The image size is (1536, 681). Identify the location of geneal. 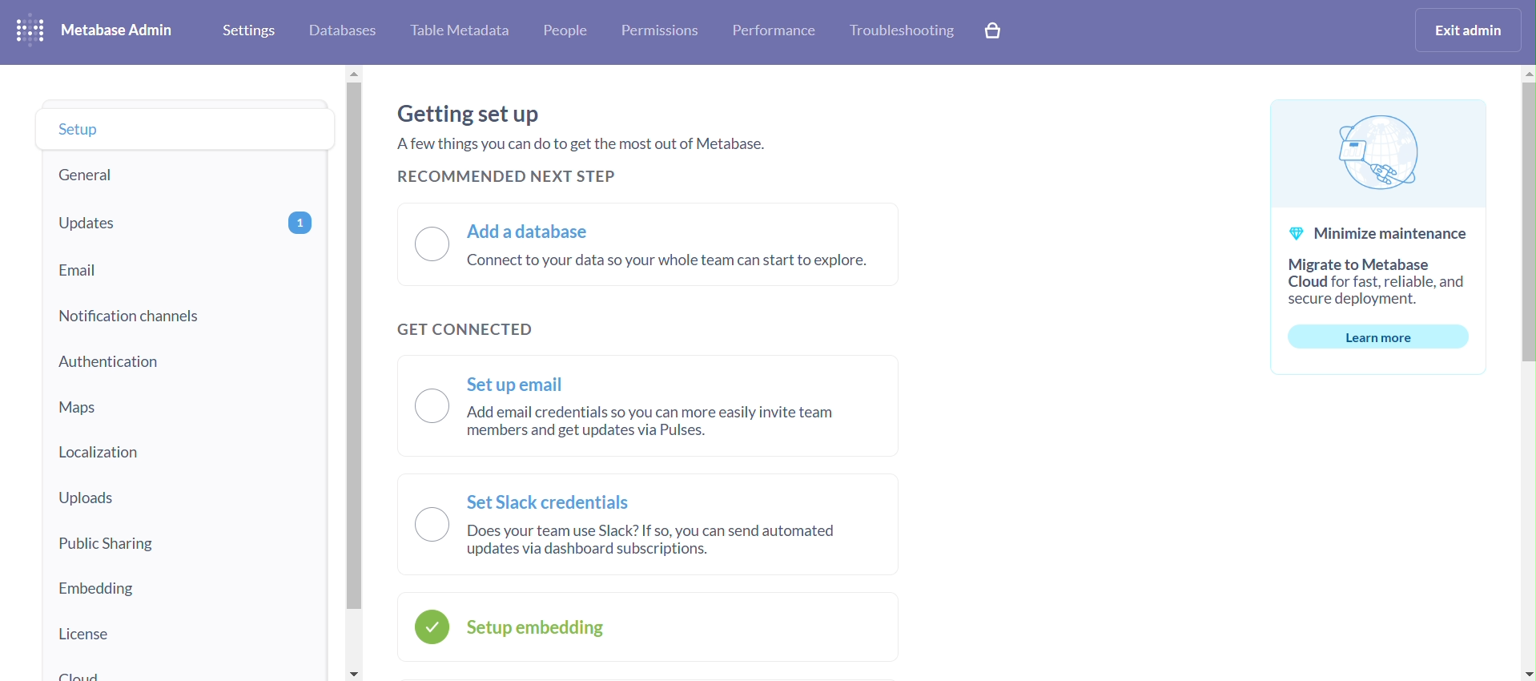
(181, 174).